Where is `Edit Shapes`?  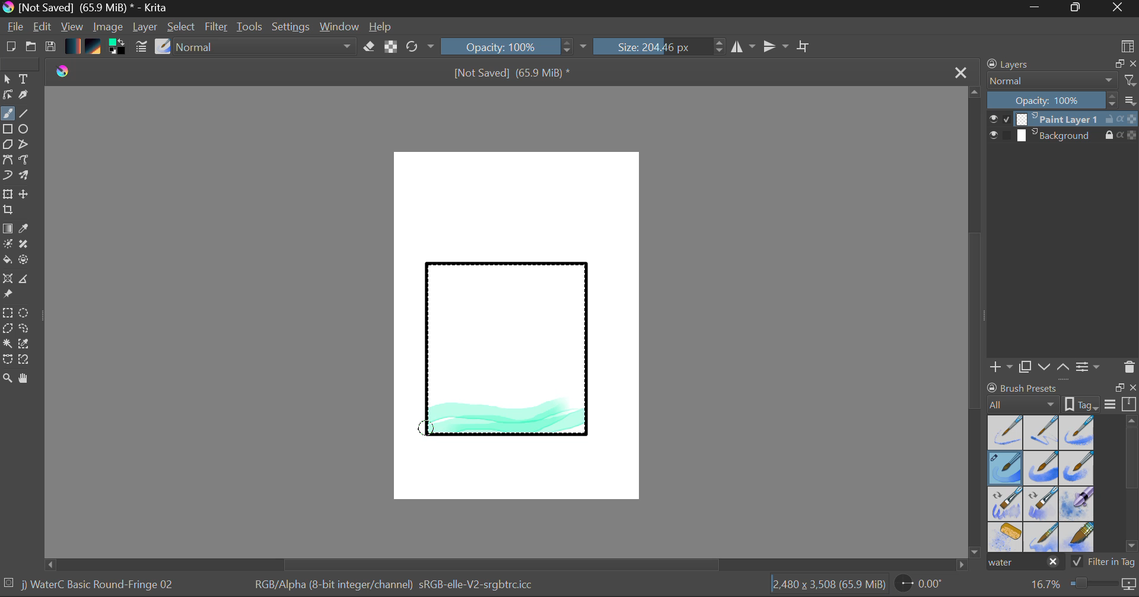
Edit Shapes is located at coordinates (7, 96).